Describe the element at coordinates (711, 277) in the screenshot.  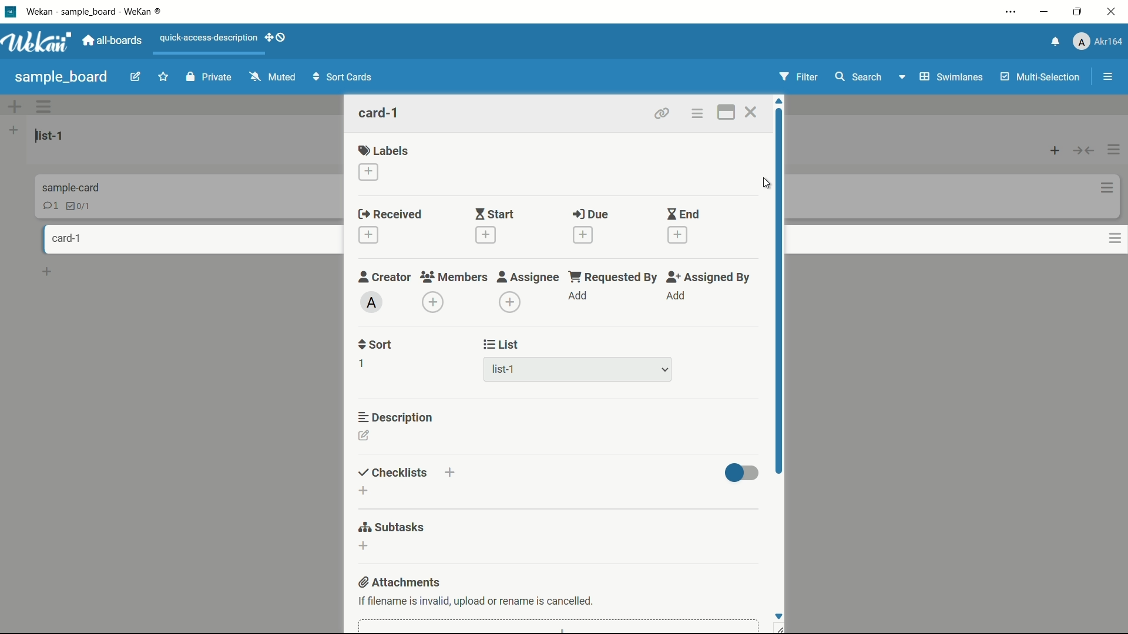
I see `assigned by` at that location.